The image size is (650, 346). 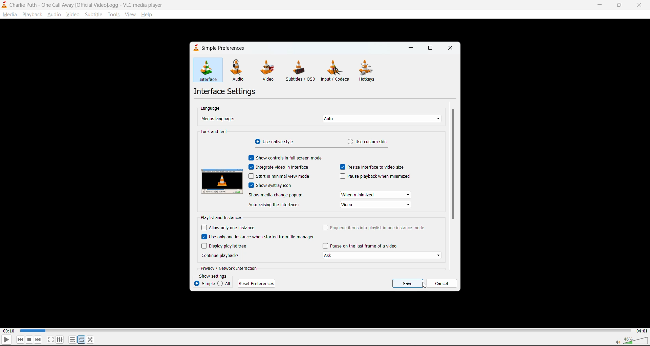 What do you see at coordinates (32, 15) in the screenshot?
I see `playback` at bounding box center [32, 15].